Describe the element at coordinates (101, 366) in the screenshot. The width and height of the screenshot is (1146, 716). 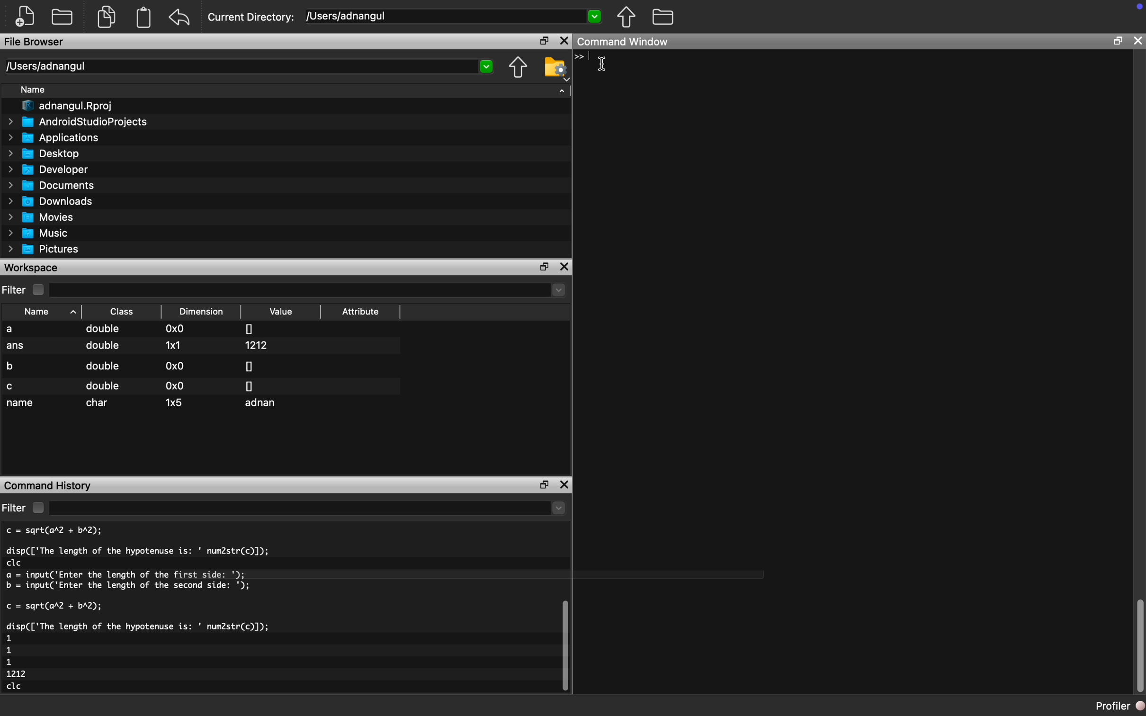
I see `double` at that location.